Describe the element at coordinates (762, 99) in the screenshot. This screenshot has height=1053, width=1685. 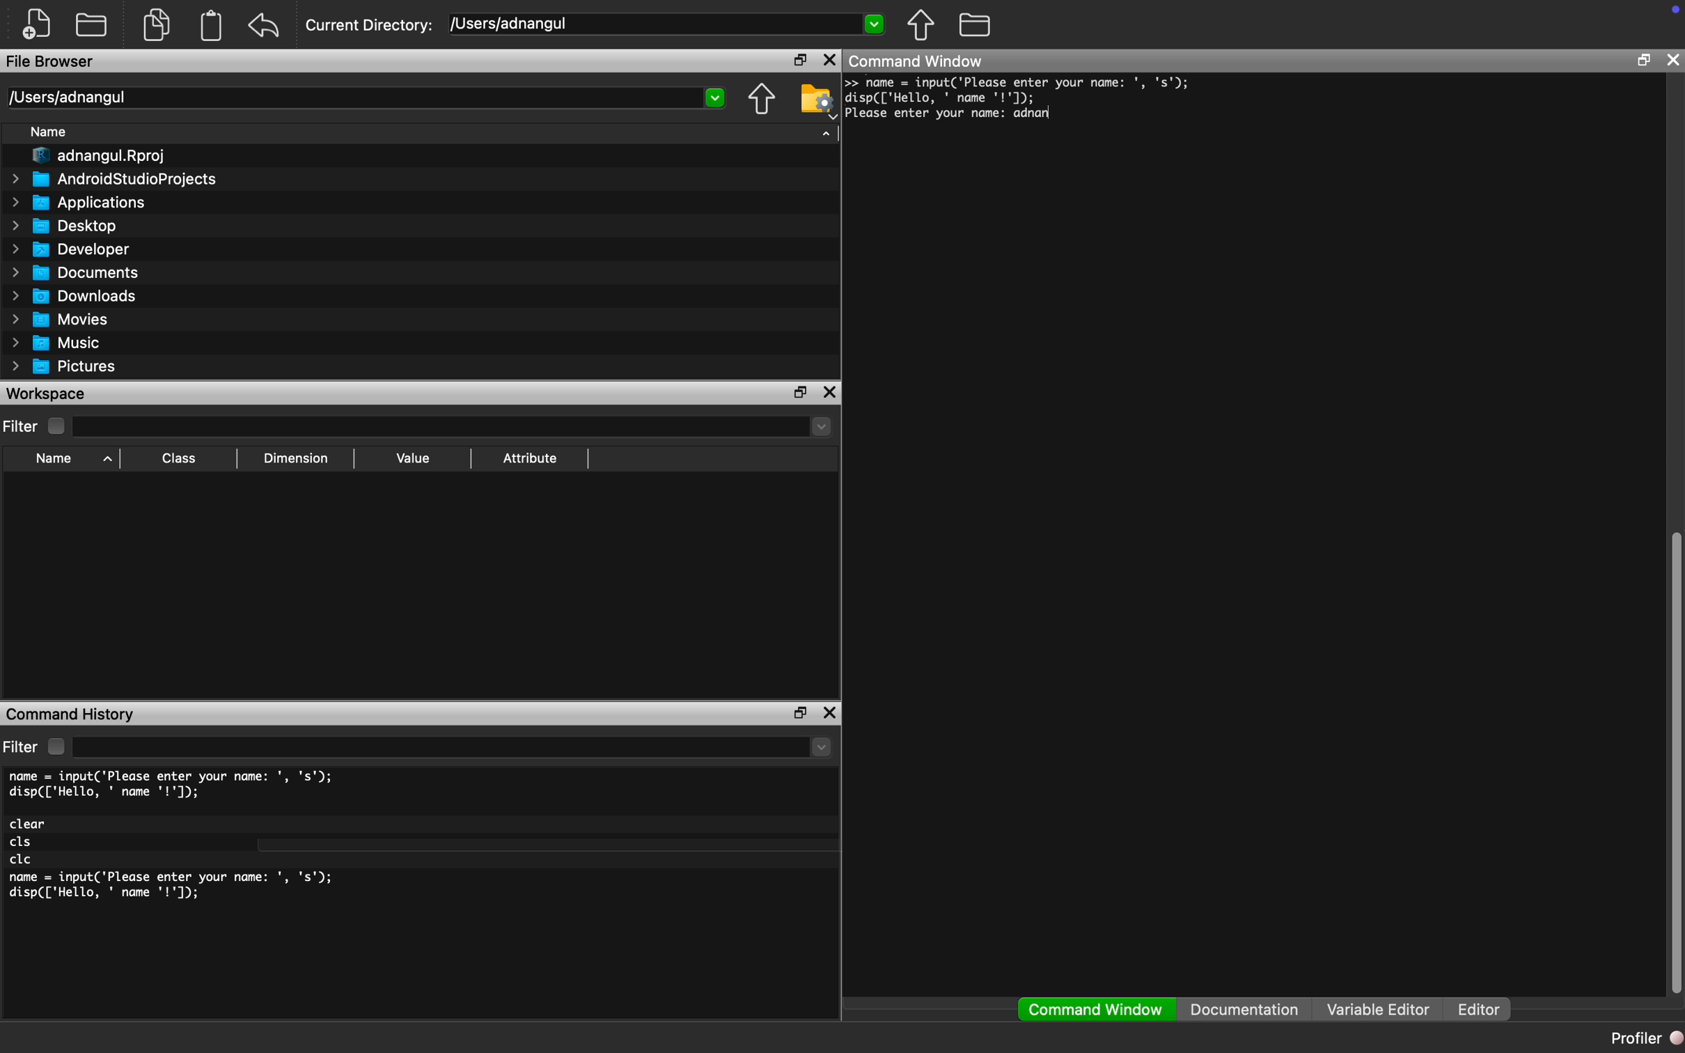
I see `Previous file` at that location.